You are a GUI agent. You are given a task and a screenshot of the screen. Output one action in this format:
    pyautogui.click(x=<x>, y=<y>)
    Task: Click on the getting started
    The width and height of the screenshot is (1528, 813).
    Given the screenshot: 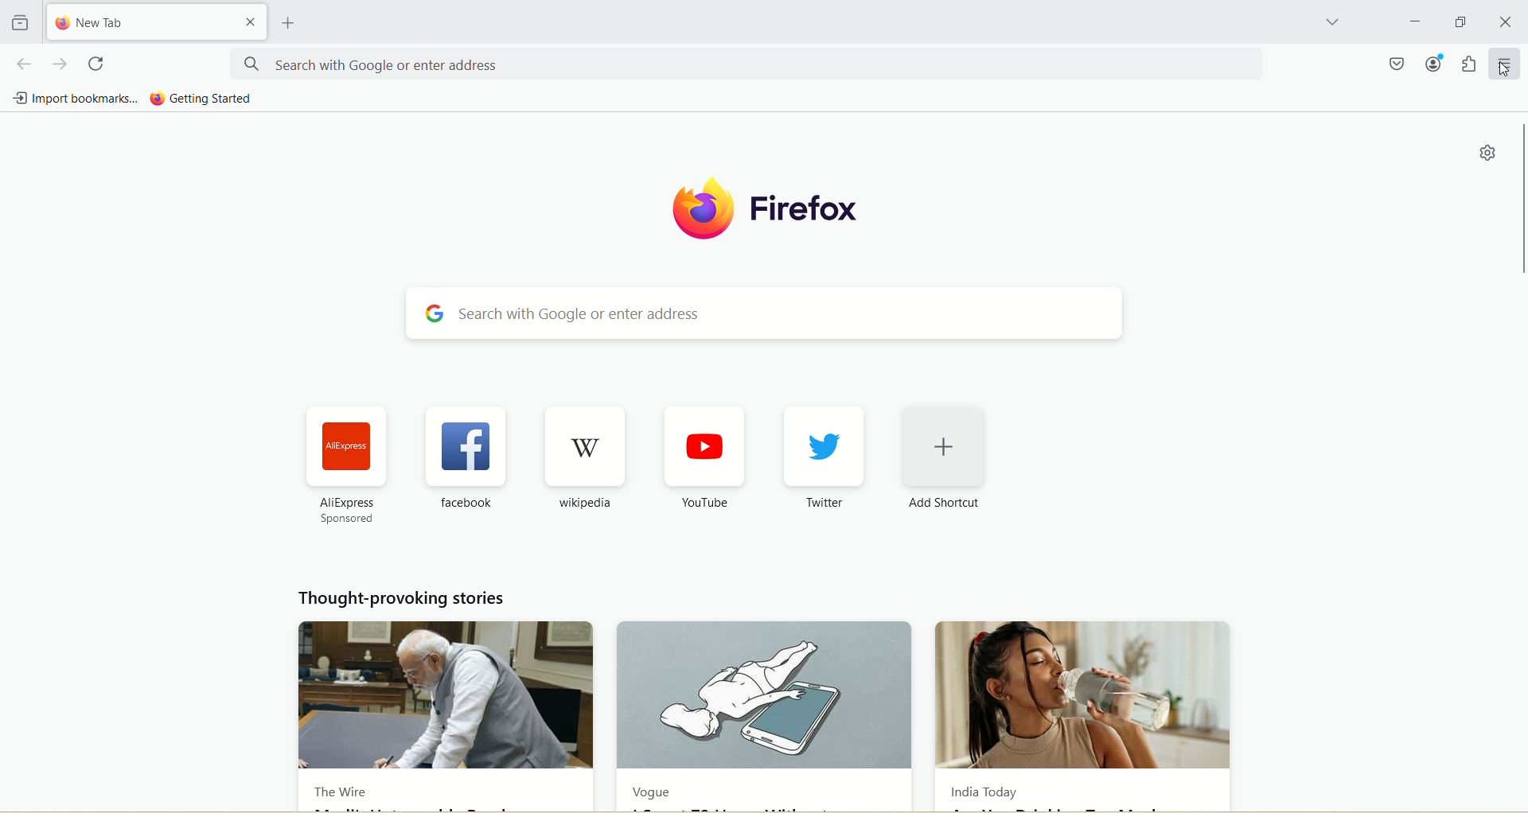 What is the action you would take?
    pyautogui.click(x=206, y=99)
    